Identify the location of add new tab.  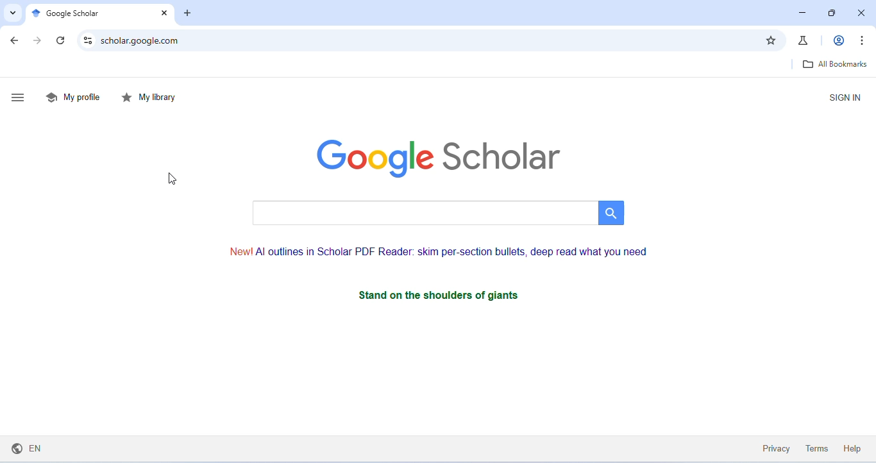
(189, 14).